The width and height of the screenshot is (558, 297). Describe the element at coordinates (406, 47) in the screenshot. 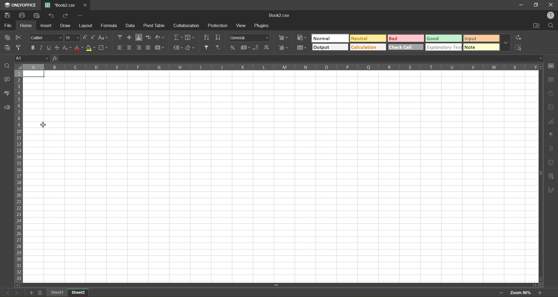

I see `check cell` at that location.